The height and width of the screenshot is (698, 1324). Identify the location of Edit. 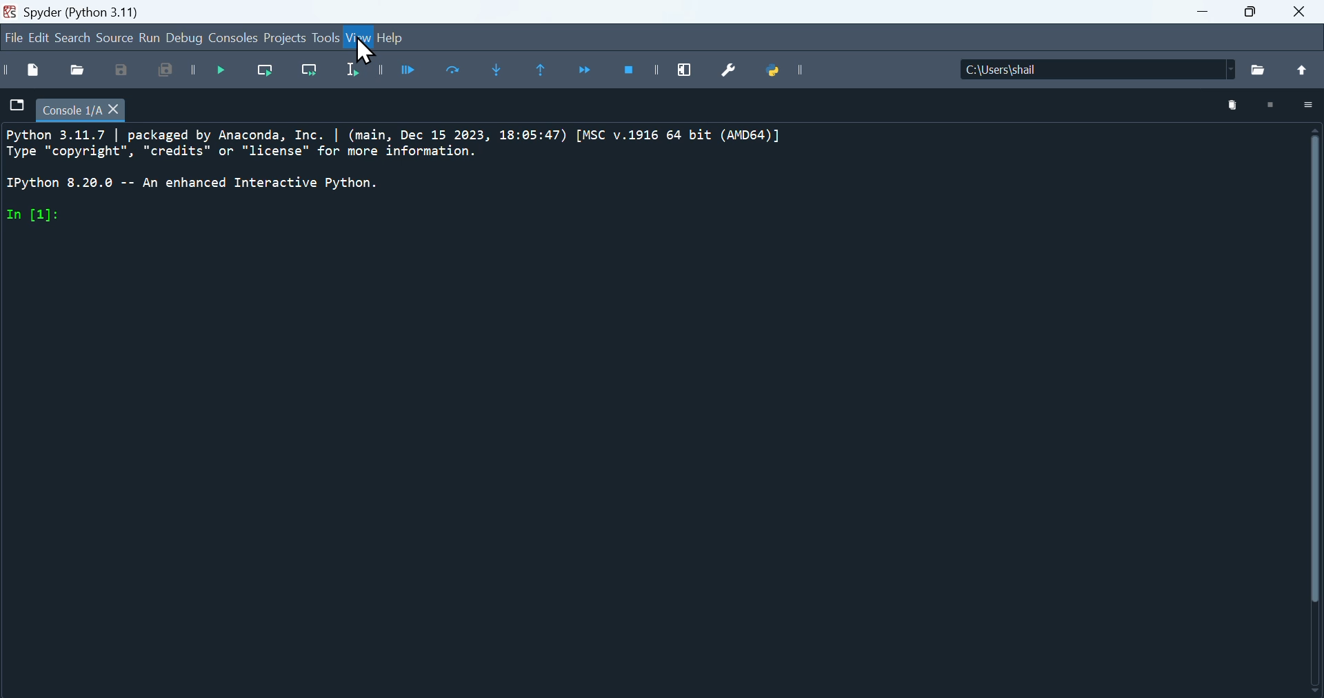
(41, 37).